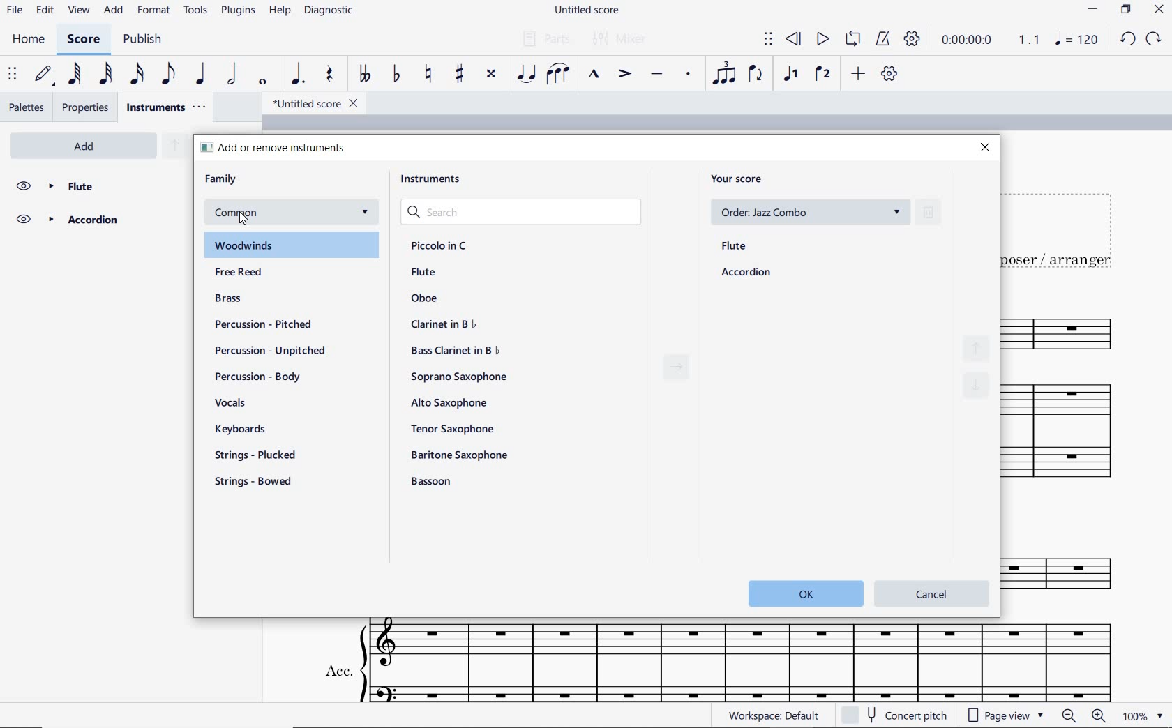  I want to click on free reed, so click(242, 273).